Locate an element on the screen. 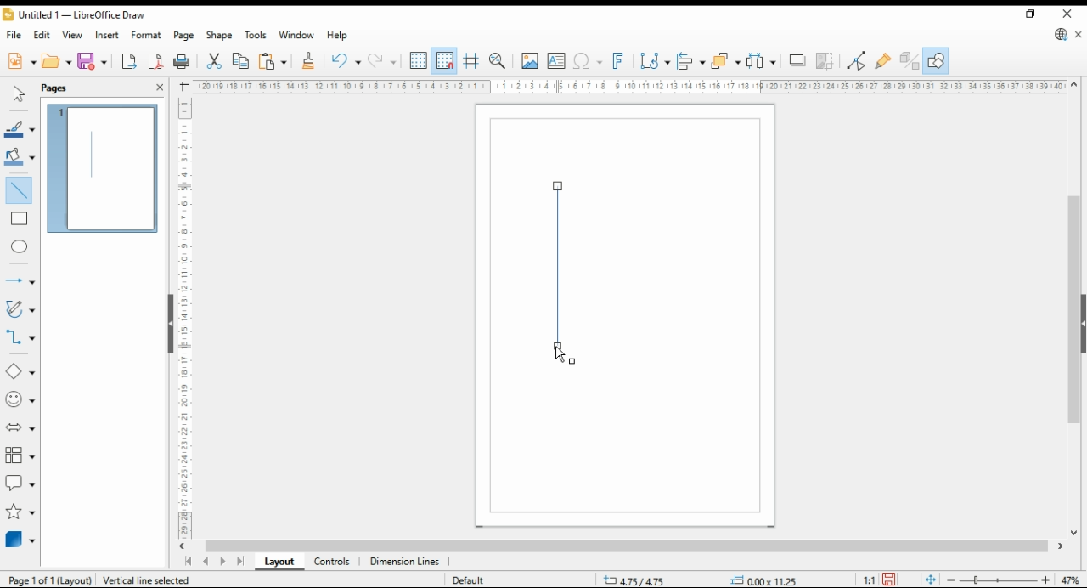  pan and zoom is located at coordinates (499, 60).